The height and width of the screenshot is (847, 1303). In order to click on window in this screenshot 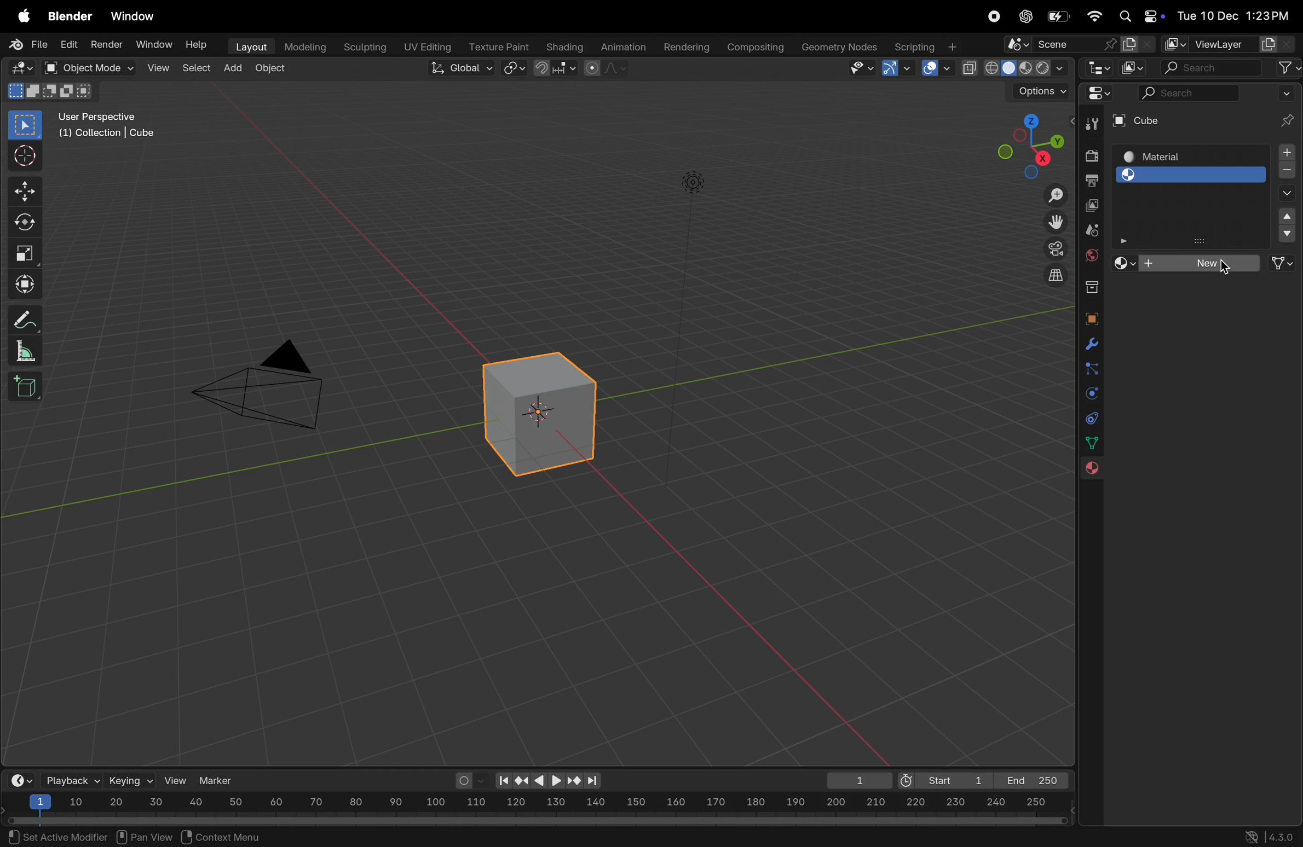, I will do `click(136, 17)`.